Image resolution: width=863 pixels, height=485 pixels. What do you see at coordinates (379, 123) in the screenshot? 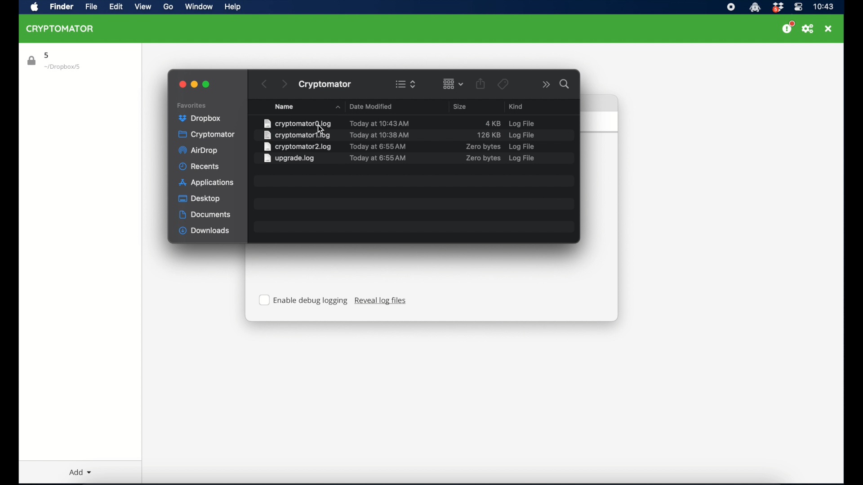
I see `date` at bounding box center [379, 123].